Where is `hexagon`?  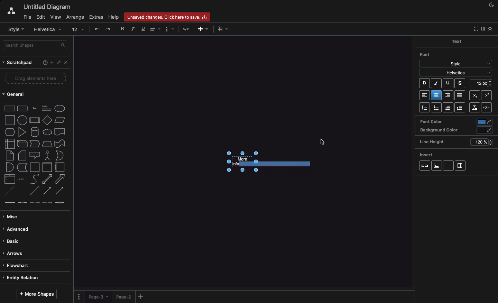
hexagon is located at coordinates (10, 132).